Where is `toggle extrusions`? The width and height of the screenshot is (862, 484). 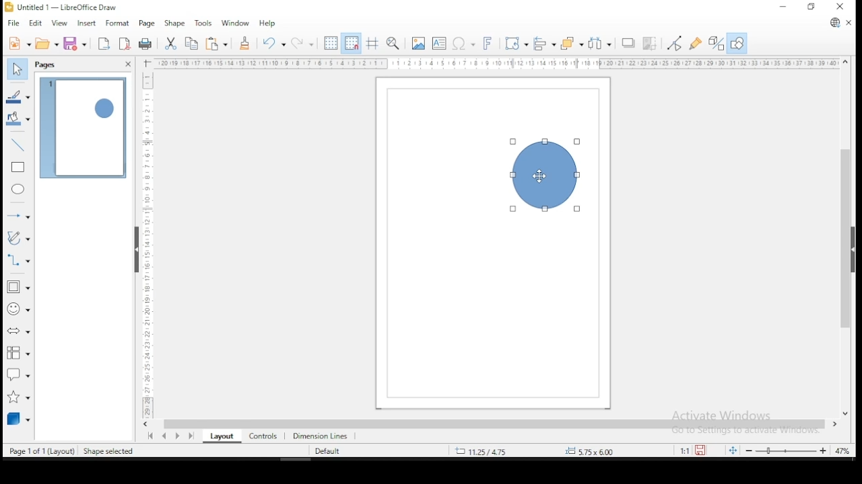
toggle extrusions is located at coordinates (717, 44).